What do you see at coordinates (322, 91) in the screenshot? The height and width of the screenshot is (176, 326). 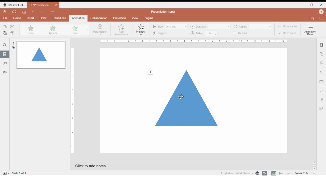 I see `chart settings` at bounding box center [322, 91].